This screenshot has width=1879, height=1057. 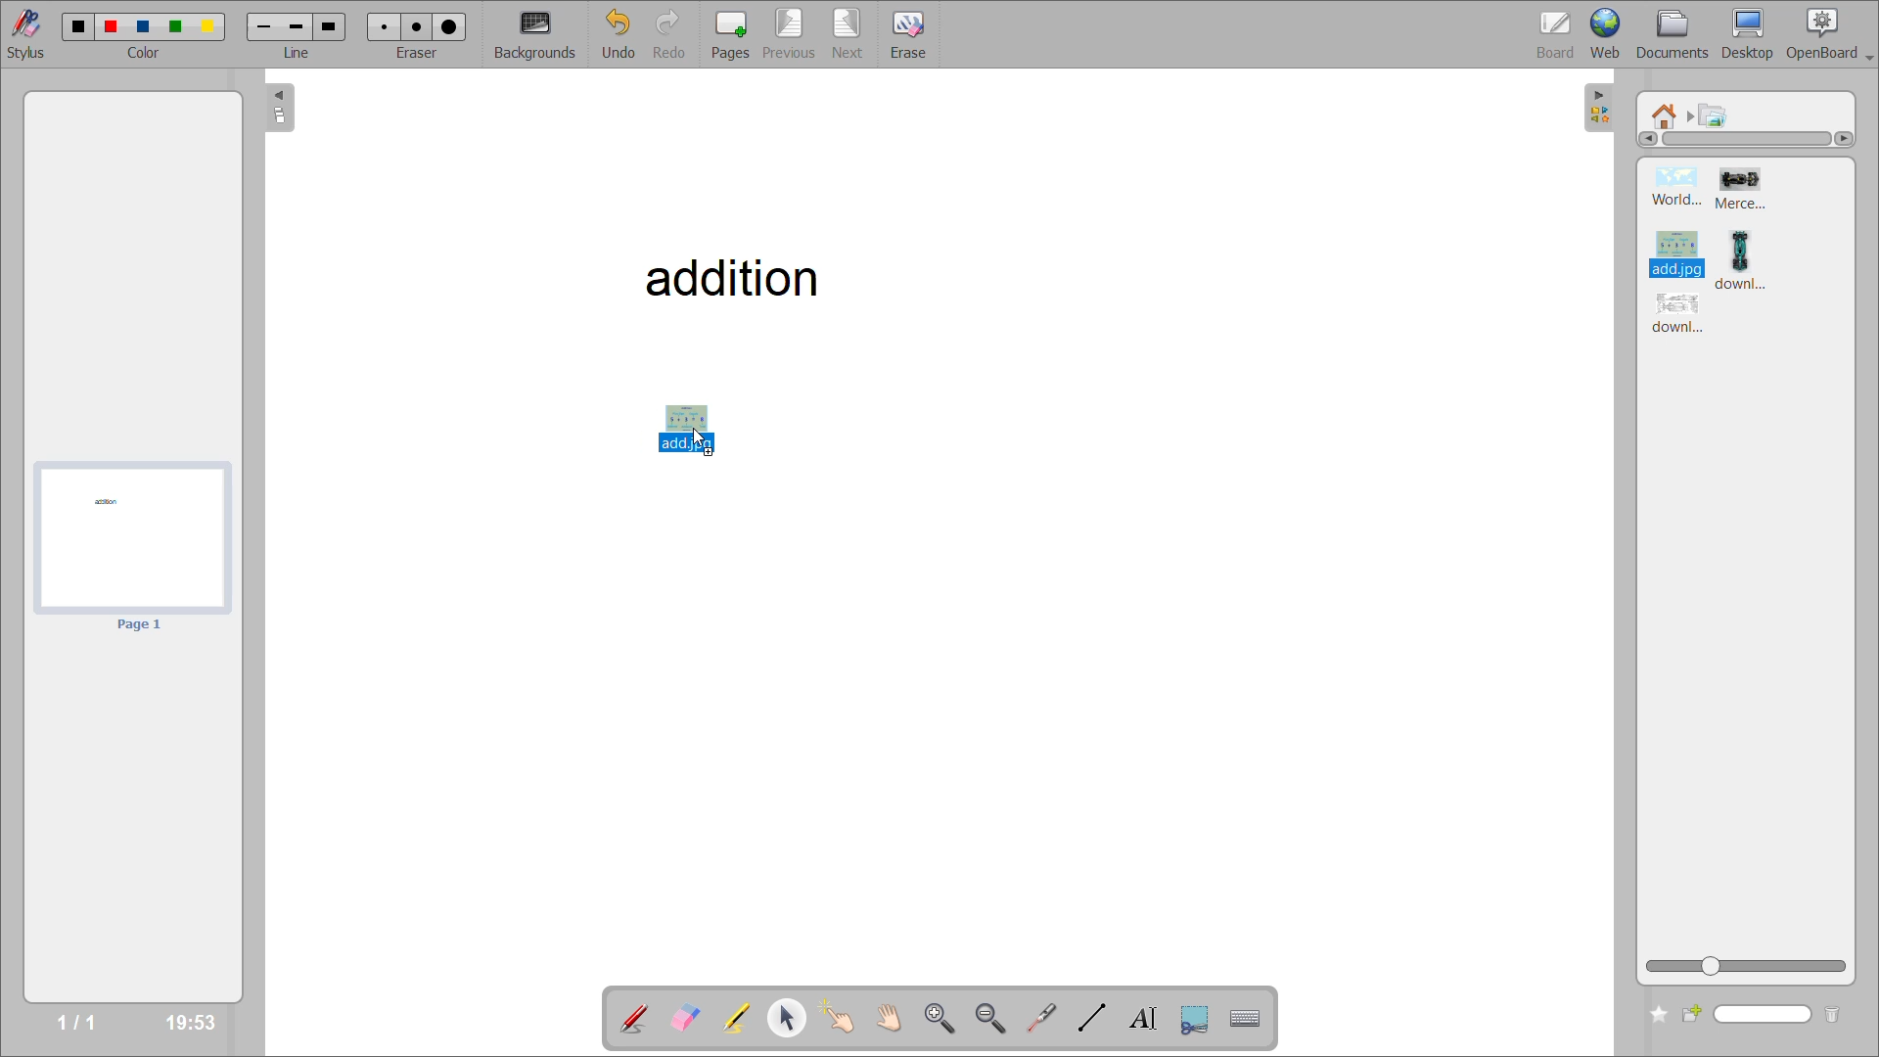 I want to click on color 5, so click(x=208, y=28).